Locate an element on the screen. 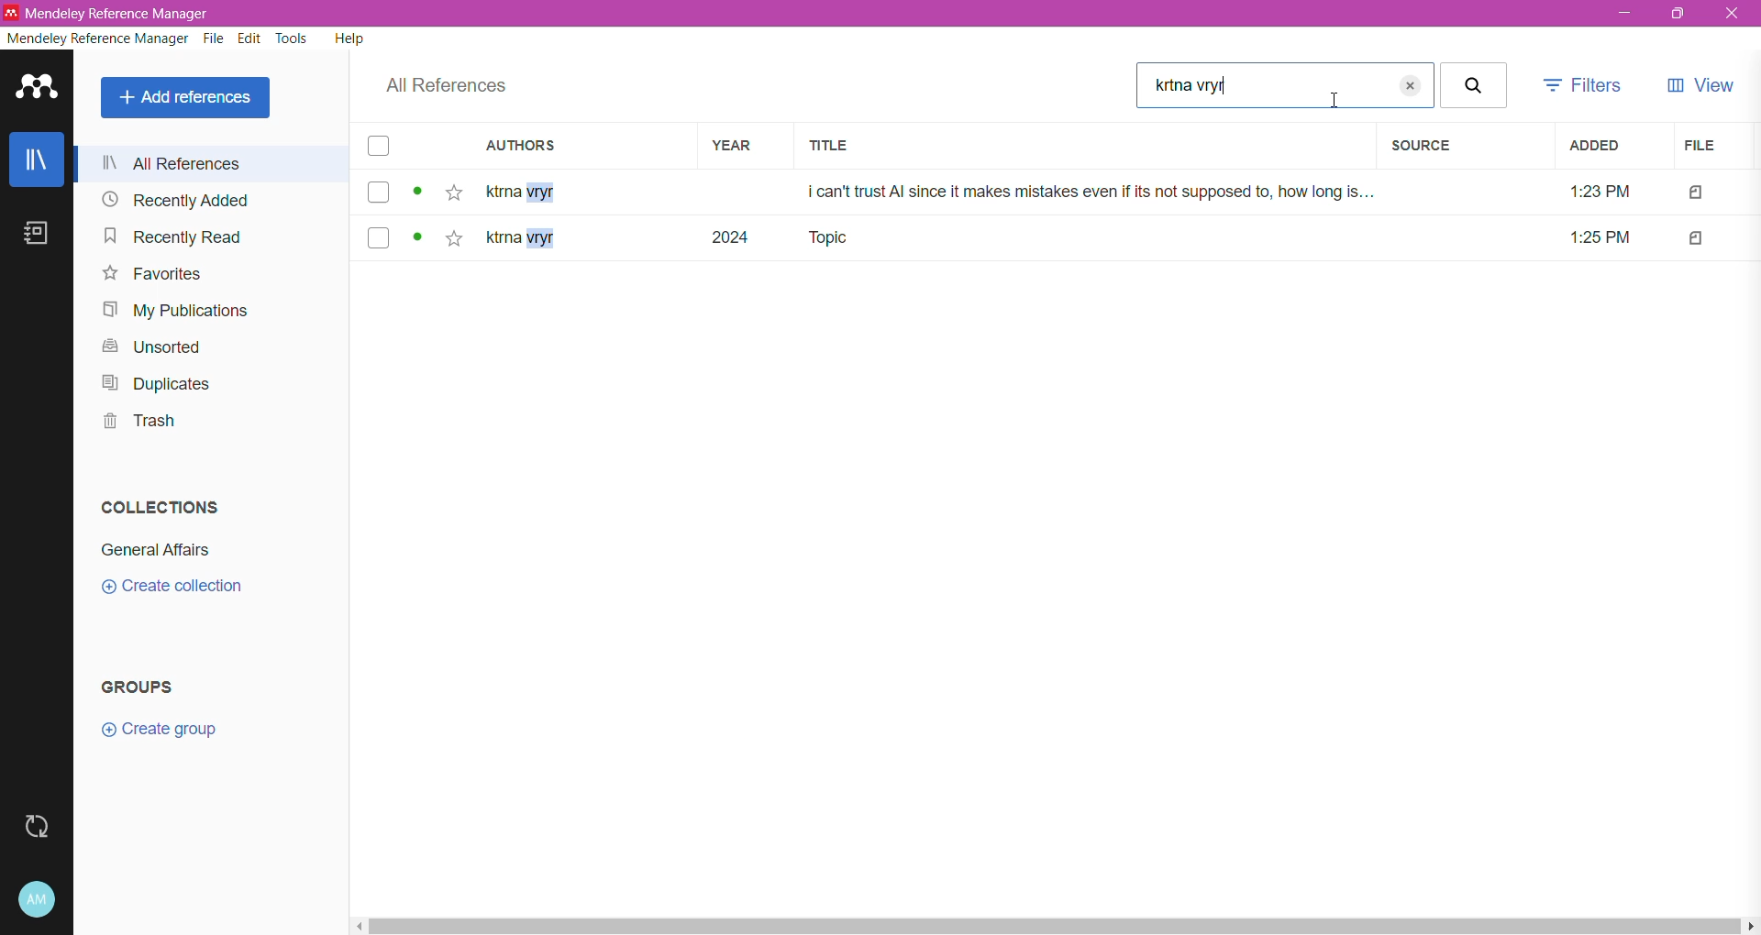  Last Sync is located at coordinates (39, 830).